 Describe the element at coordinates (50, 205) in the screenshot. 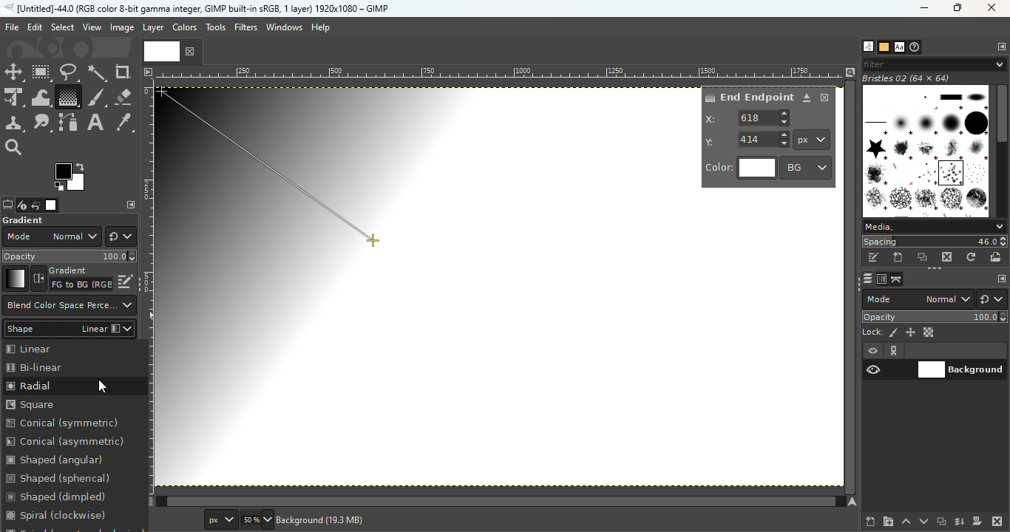

I see `Open the image dialog` at that location.